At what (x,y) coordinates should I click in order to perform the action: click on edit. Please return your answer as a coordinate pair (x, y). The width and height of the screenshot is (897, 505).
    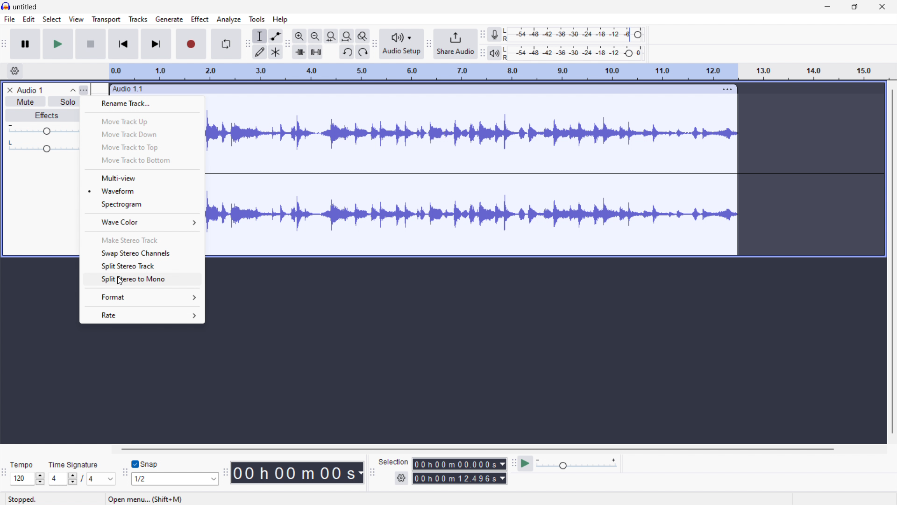
    Looking at the image, I should click on (29, 19).